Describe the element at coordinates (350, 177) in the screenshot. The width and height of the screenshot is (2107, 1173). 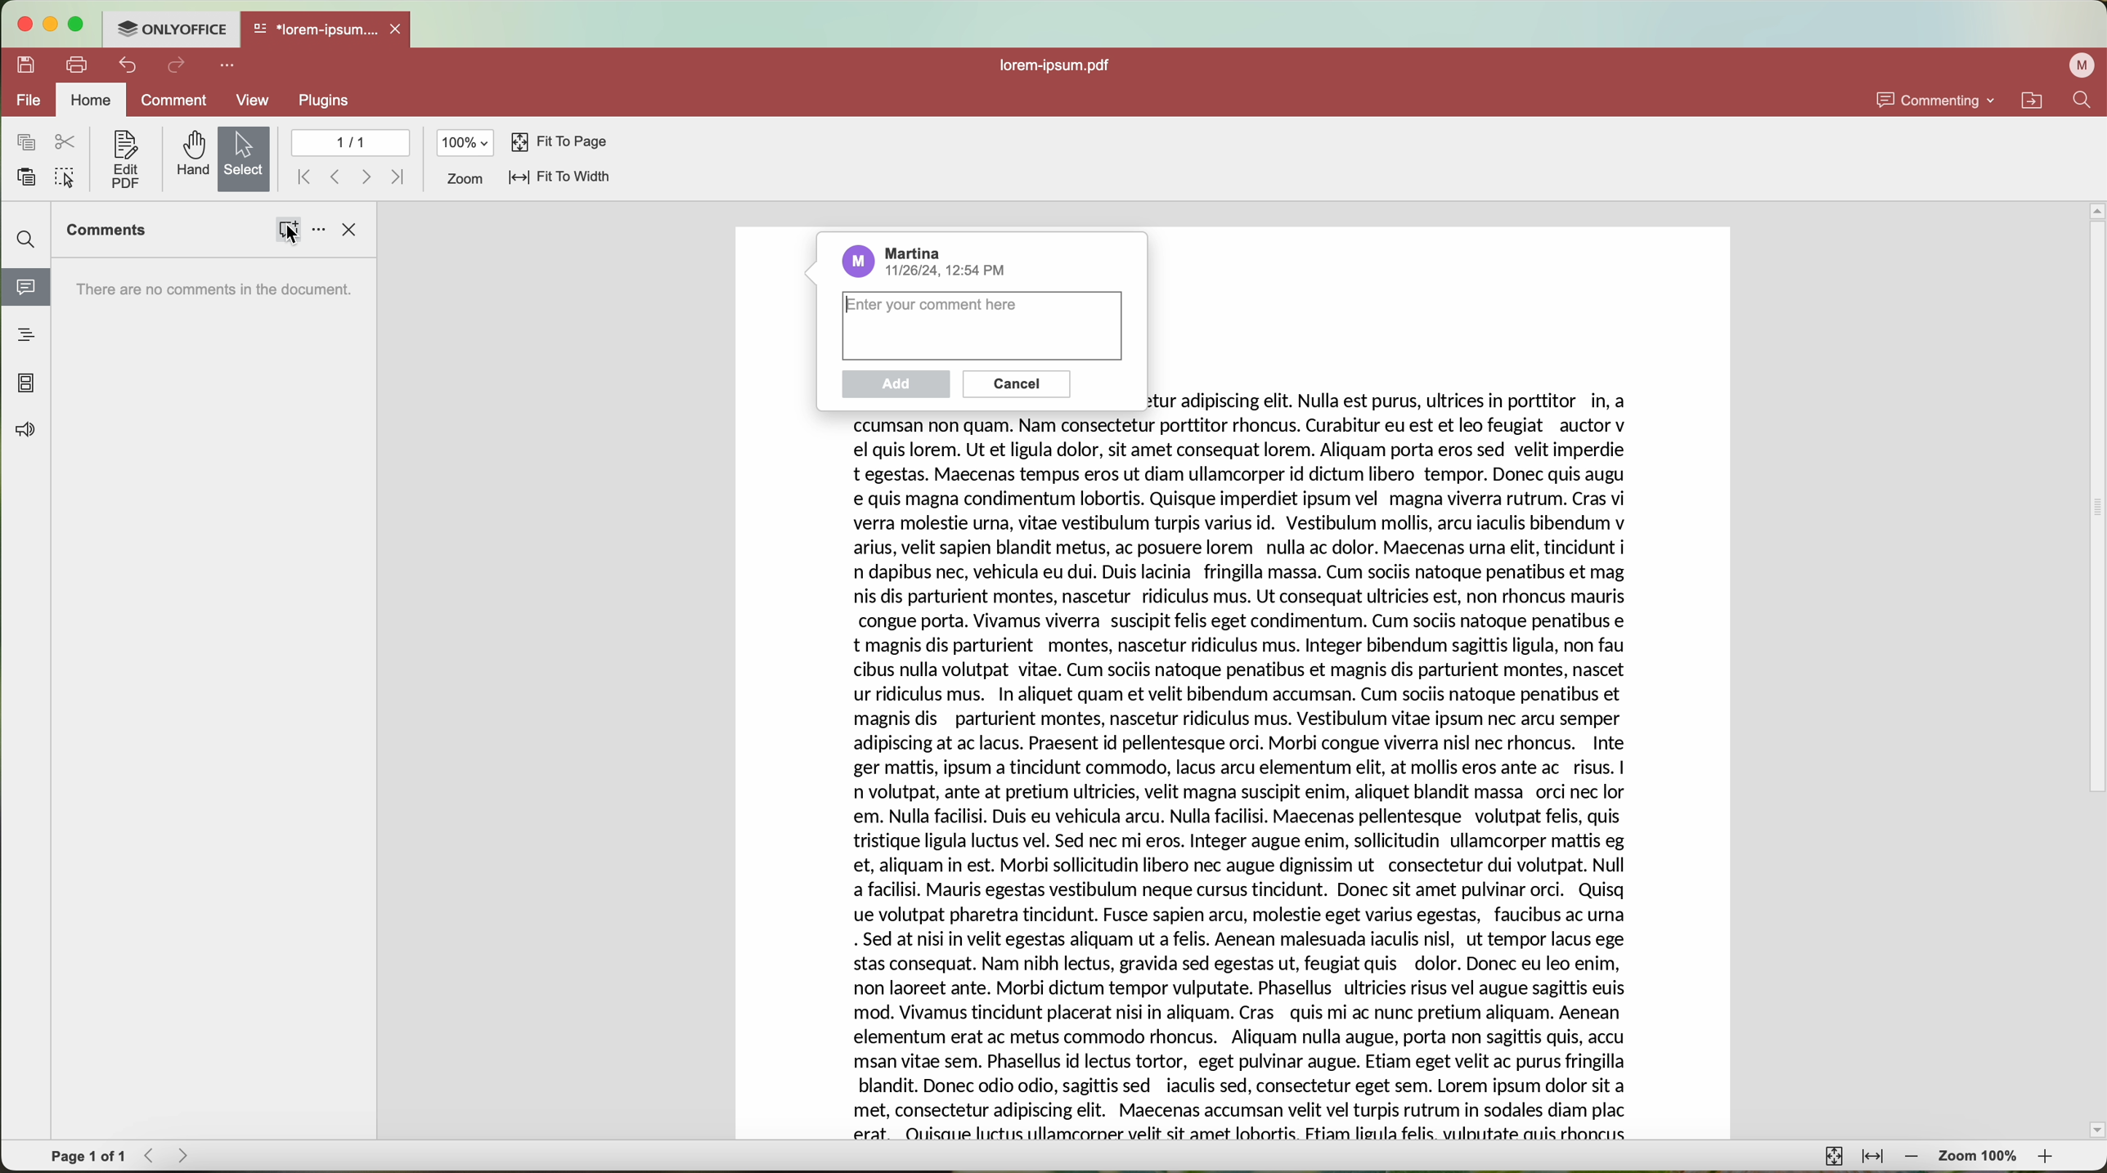
I see `navigate arrows` at that location.